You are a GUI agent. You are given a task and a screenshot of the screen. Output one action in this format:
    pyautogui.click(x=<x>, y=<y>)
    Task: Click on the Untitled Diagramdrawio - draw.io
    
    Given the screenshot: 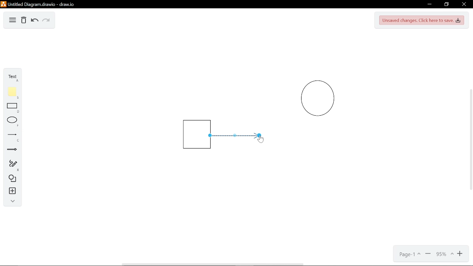 What is the action you would take?
    pyautogui.click(x=38, y=4)
    